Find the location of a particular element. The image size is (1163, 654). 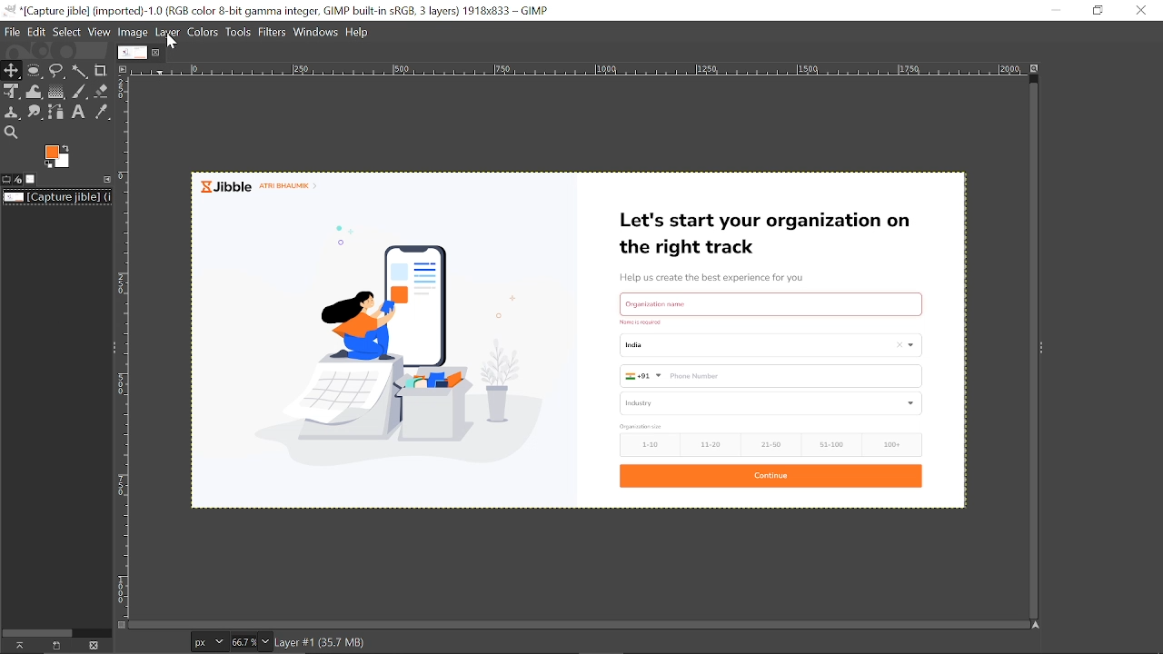

Restore down is located at coordinates (1097, 11).